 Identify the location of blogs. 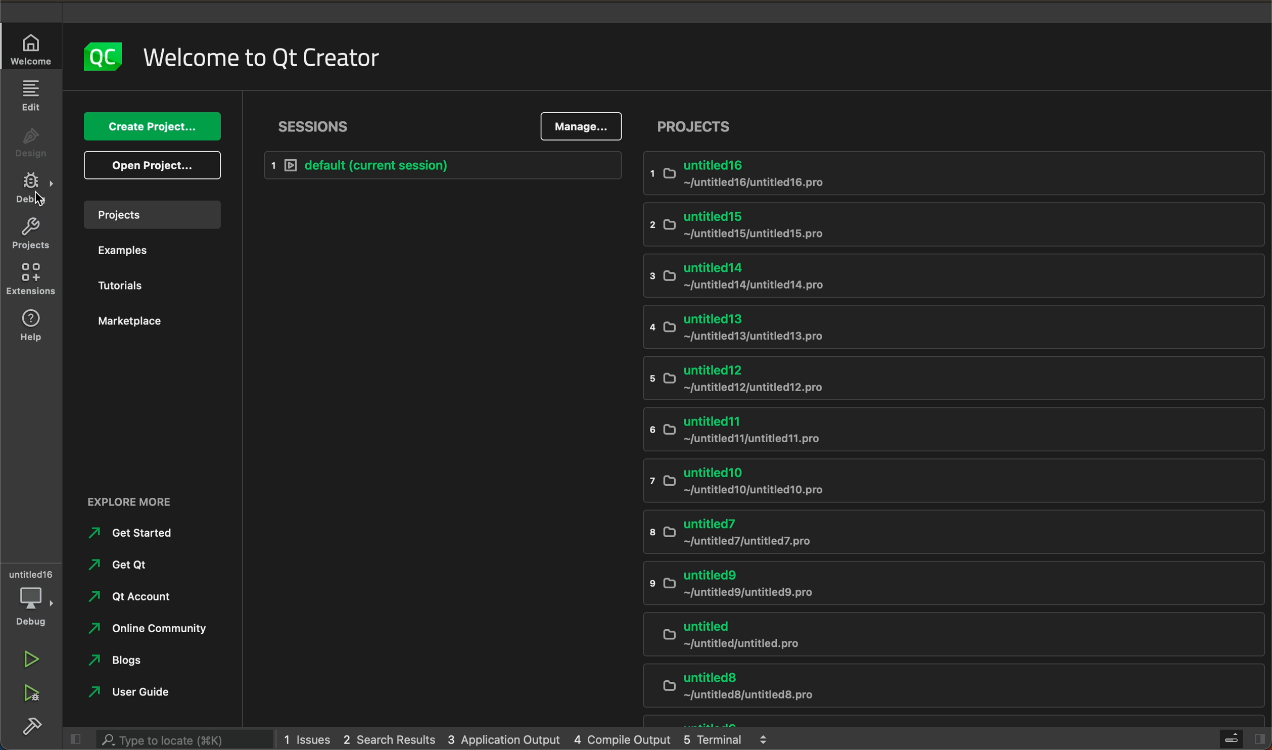
(141, 663).